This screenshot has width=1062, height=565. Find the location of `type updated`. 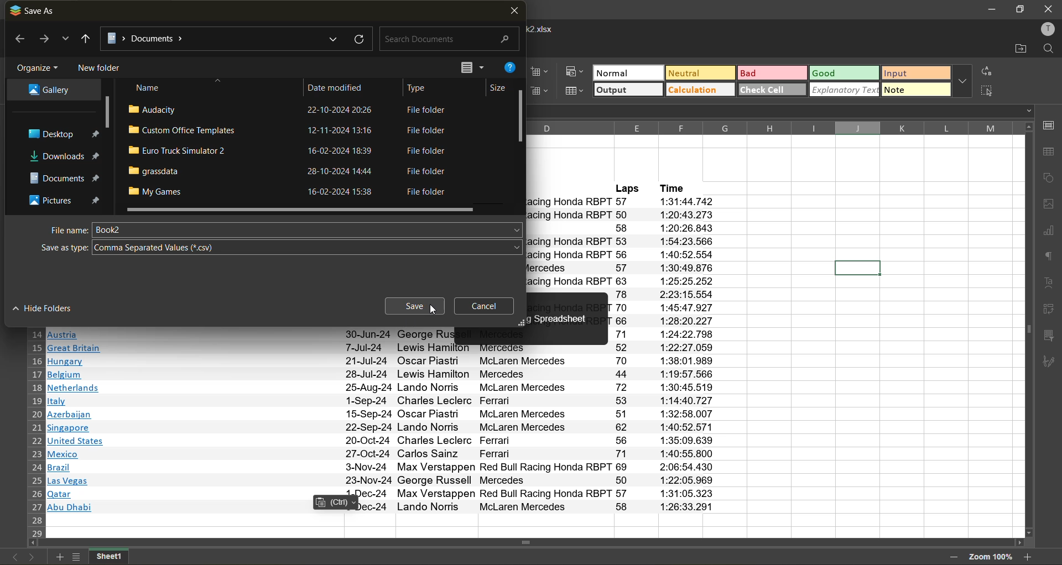

type updated is located at coordinates (170, 247).